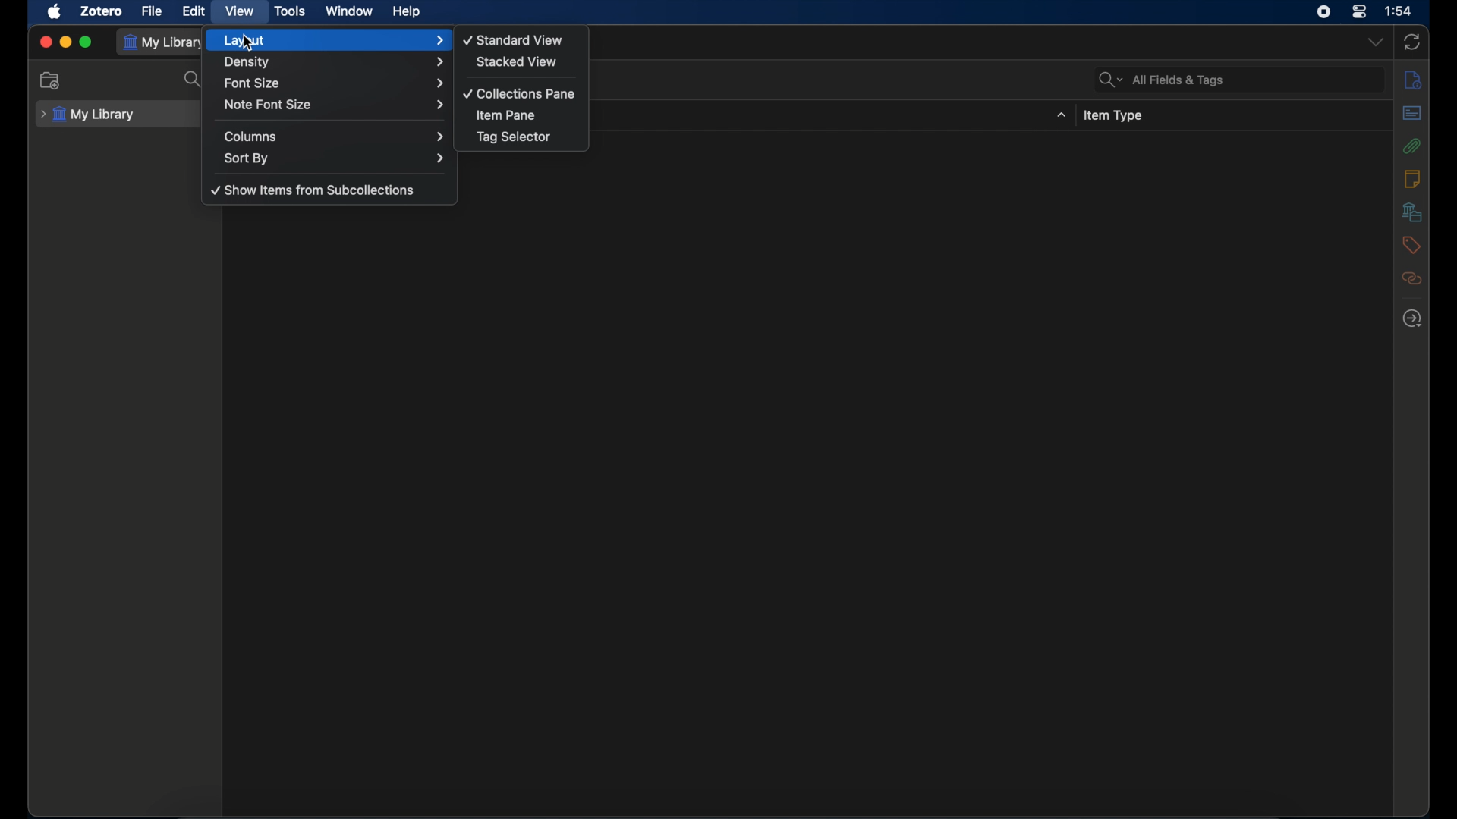 Image resolution: width=1457 pixels, height=819 pixels. Describe the element at coordinates (90, 115) in the screenshot. I see `my library` at that location.